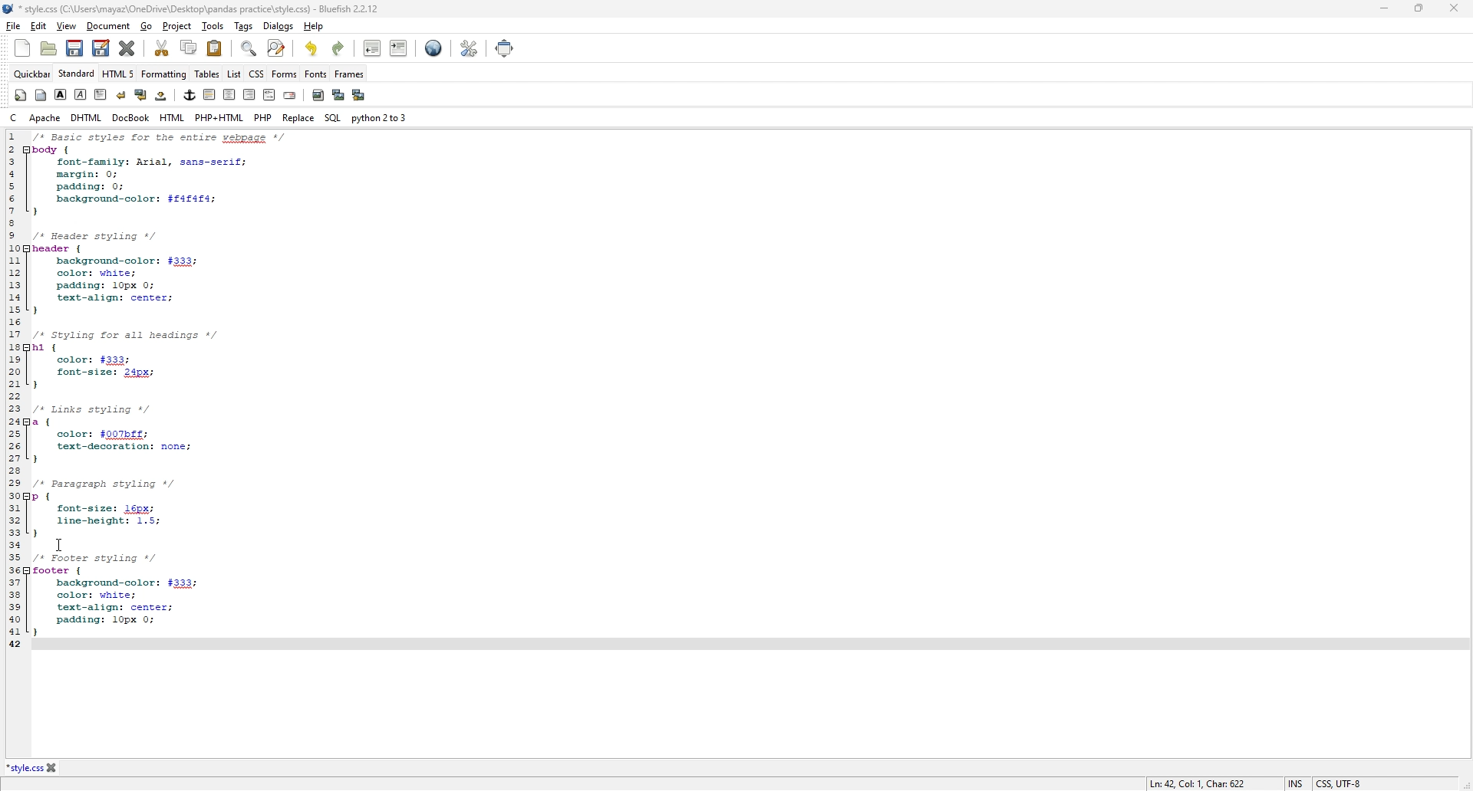 The height and width of the screenshot is (791, 1473). I want to click on CSS, UTF-8, so click(1342, 782).